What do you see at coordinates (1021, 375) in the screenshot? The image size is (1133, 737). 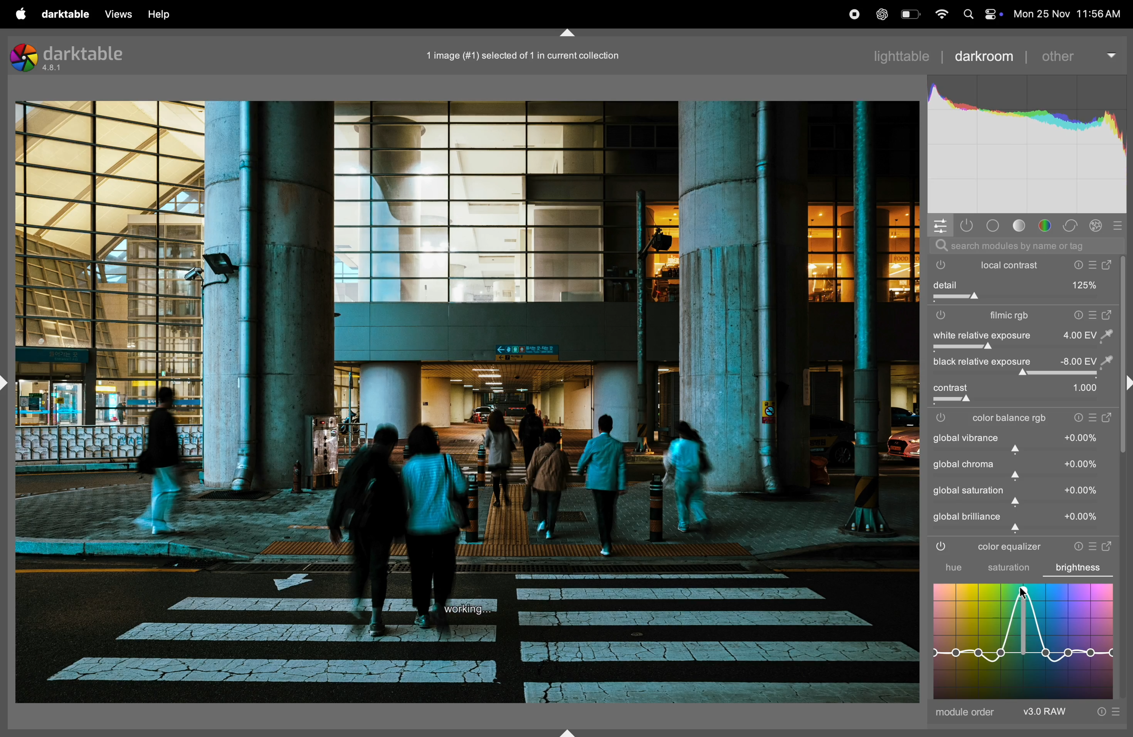 I see `toggle` at bounding box center [1021, 375].